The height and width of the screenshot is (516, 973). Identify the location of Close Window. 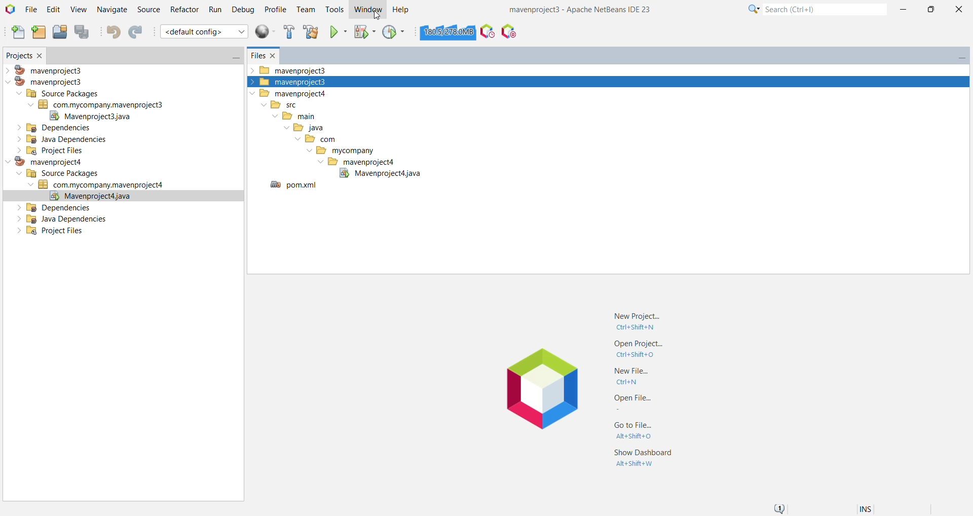
(275, 55).